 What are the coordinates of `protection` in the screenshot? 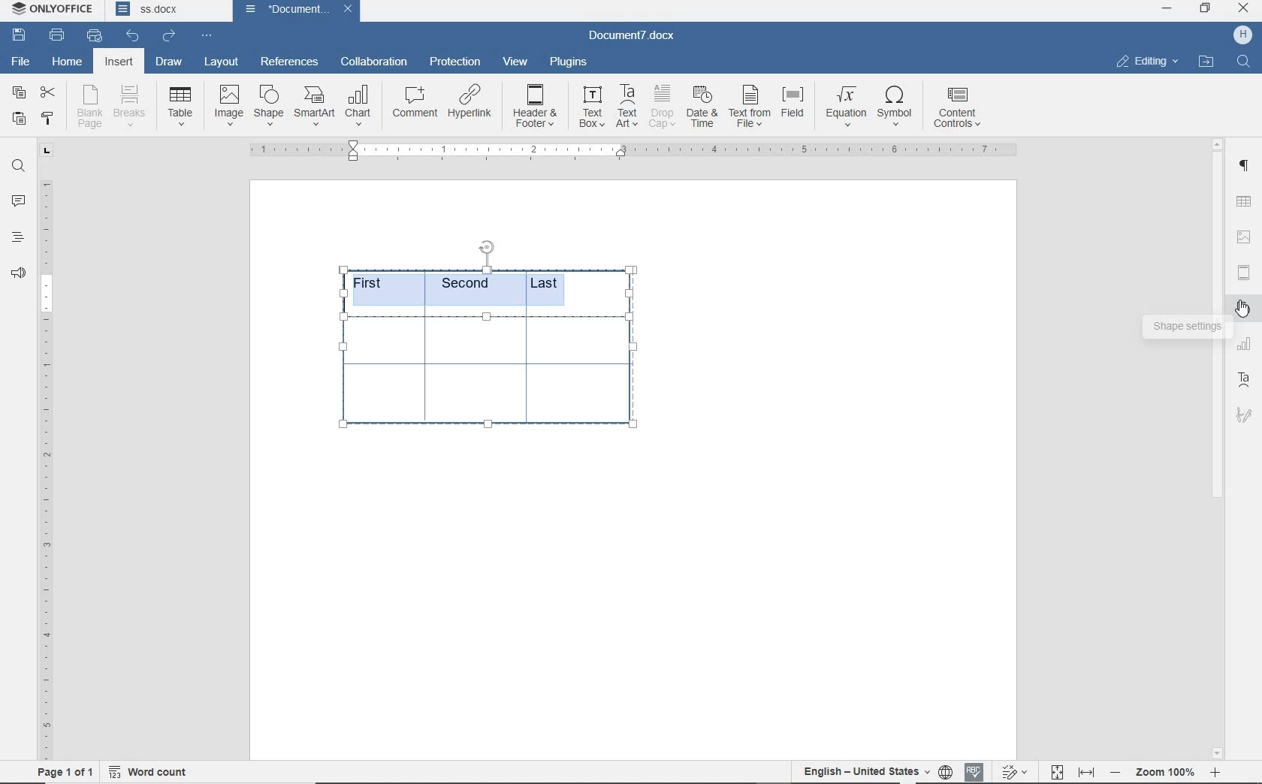 It's located at (454, 62).